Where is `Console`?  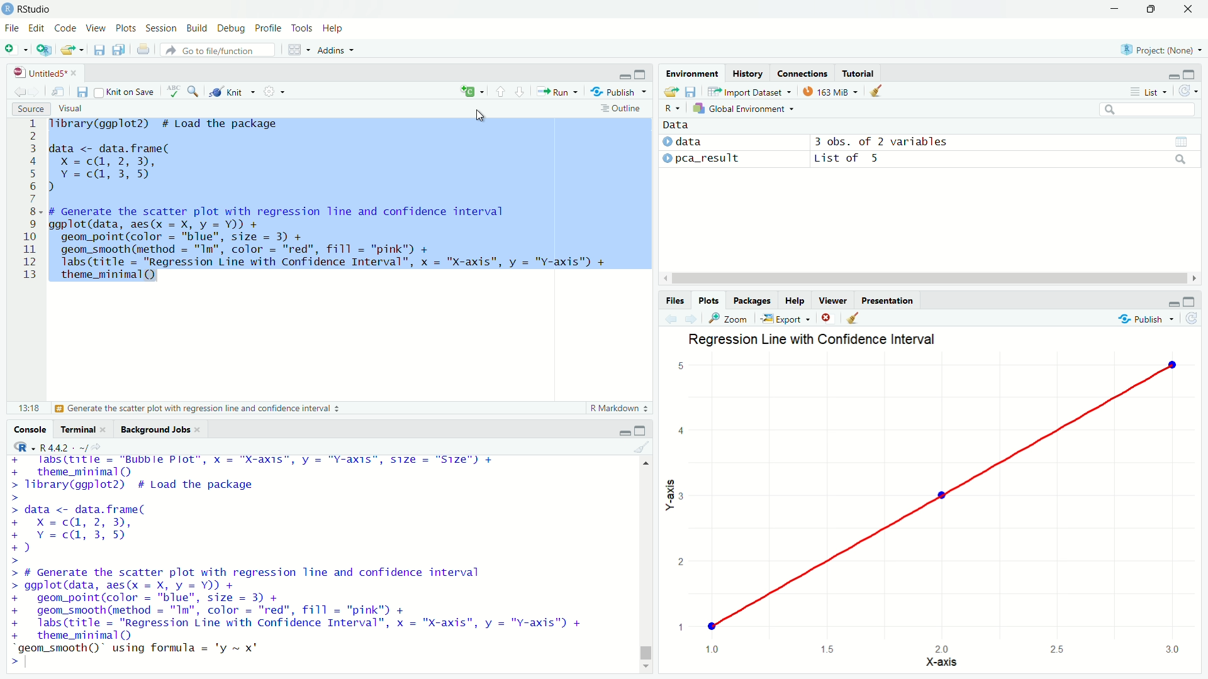 Console is located at coordinates (29, 428).